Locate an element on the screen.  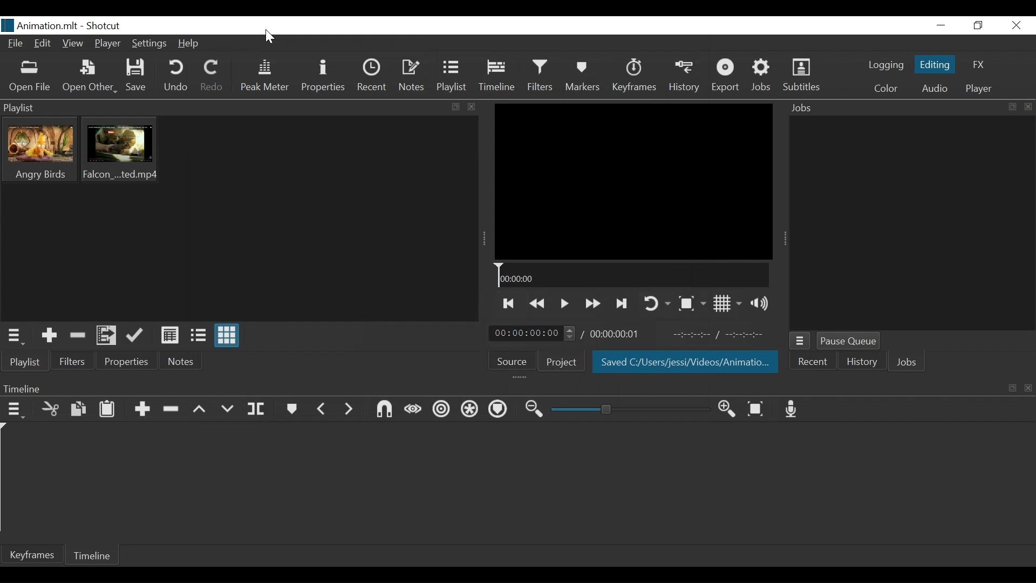
Jobs is located at coordinates (910, 109).